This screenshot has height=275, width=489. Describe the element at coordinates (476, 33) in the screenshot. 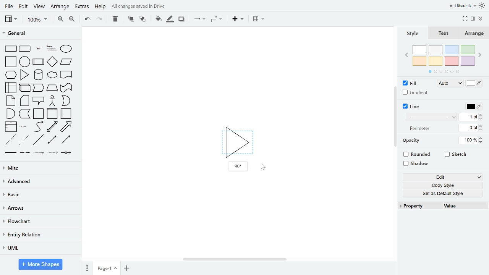

I see `arrange` at that location.